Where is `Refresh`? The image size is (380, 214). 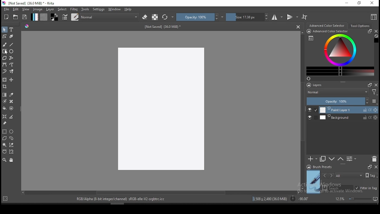
Refresh is located at coordinates (311, 79).